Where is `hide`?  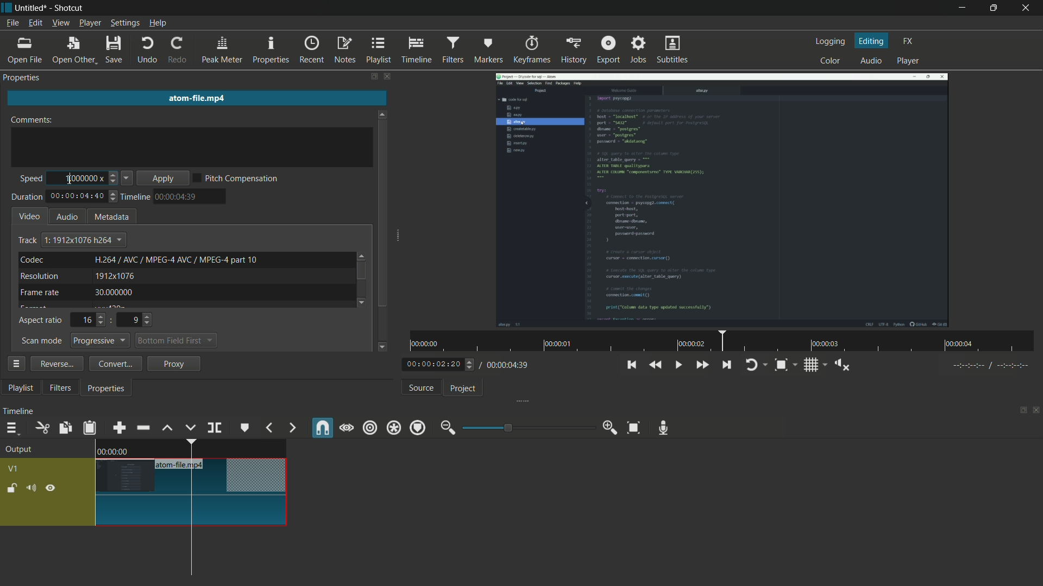
hide is located at coordinates (52, 487).